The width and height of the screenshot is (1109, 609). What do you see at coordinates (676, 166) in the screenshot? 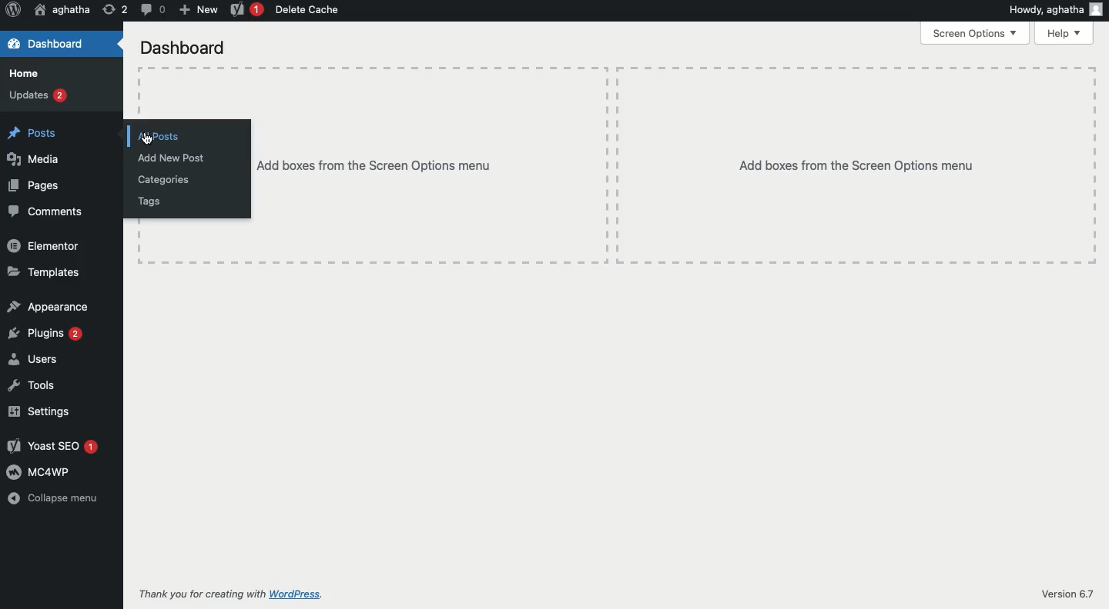
I see `Add boxes from the screen options menu` at bounding box center [676, 166].